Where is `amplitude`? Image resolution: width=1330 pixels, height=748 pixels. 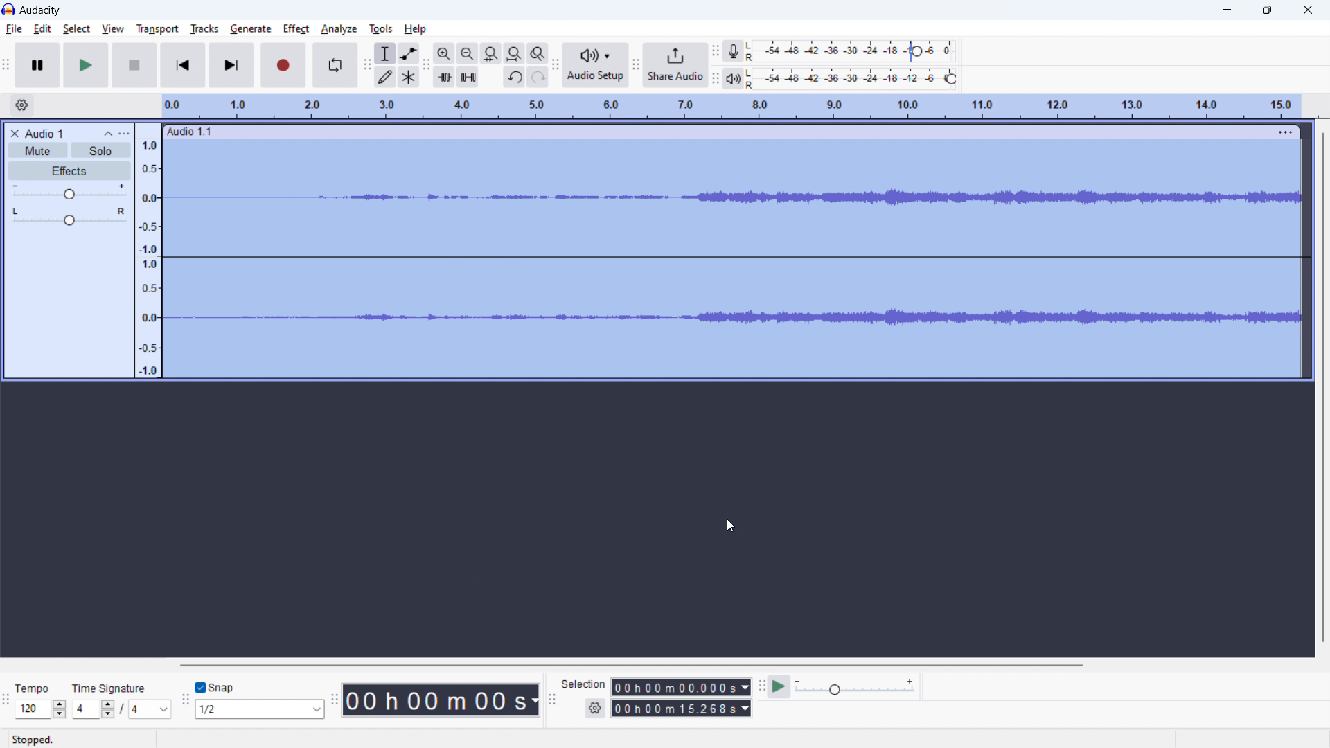 amplitude is located at coordinates (148, 251).